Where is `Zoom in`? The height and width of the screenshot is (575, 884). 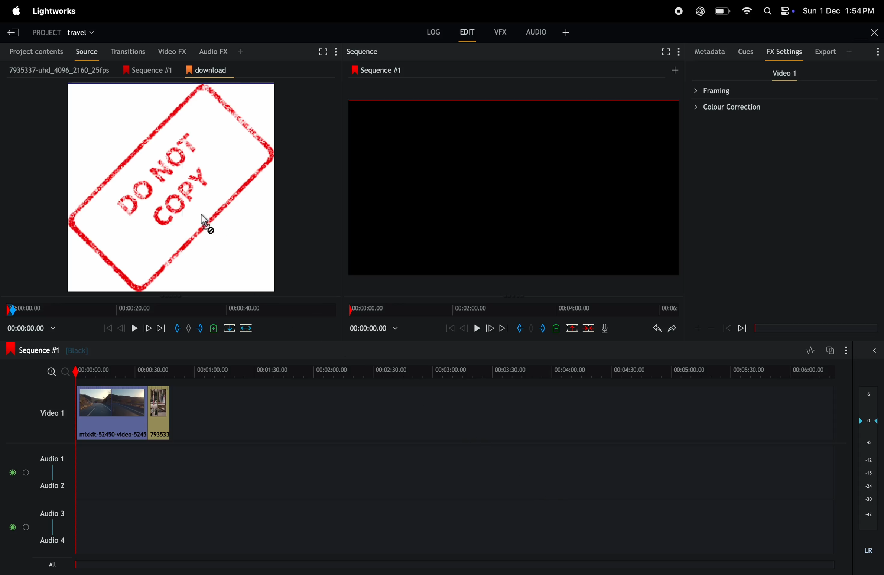 Zoom in is located at coordinates (52, 372).